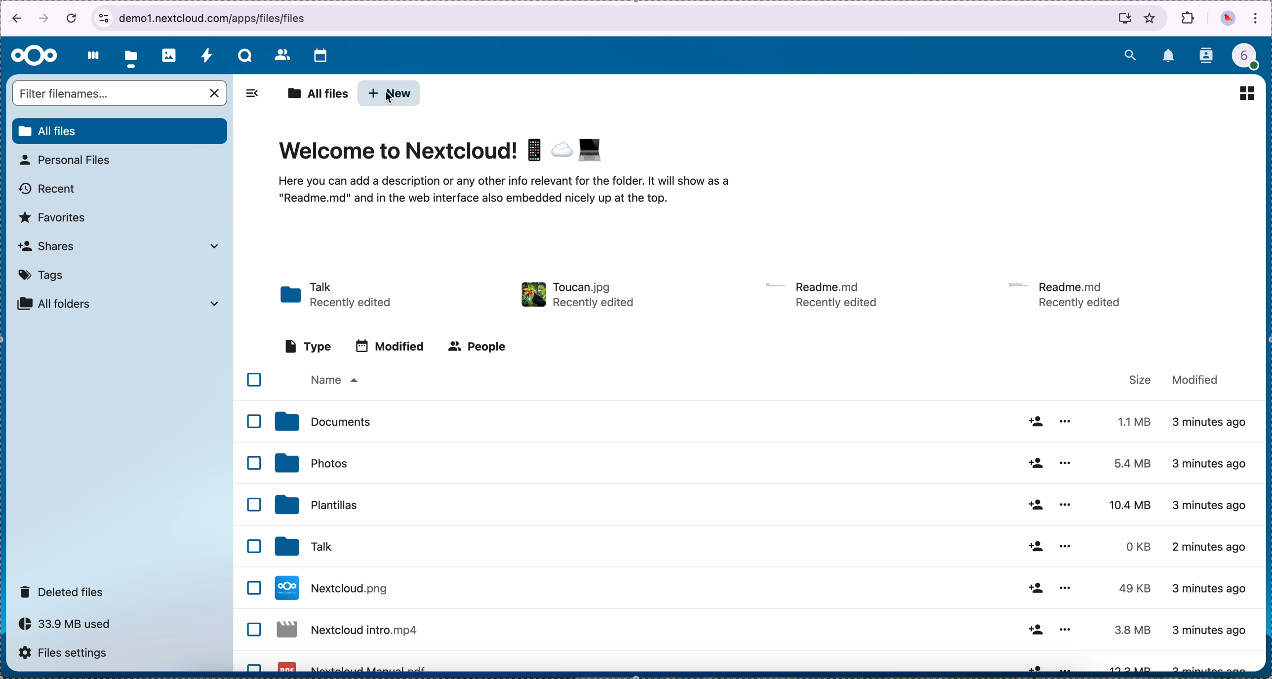 Image resolution: width=1272 pixels, height=679 pixels. I want to click on shares, so click(118, 245).